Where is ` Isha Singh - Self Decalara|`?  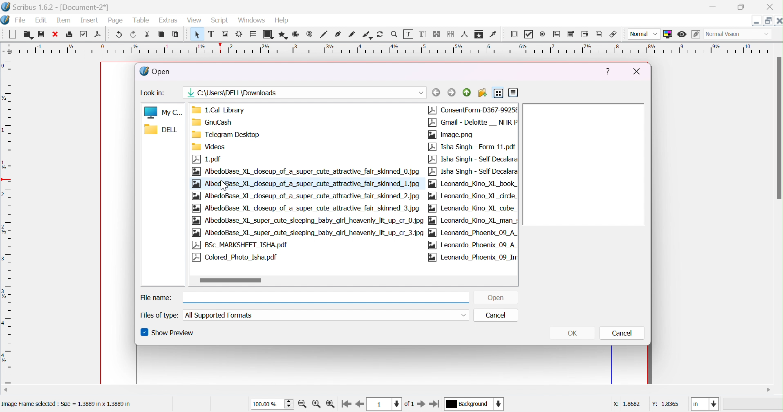
 Isha Singh - Self Decalara| is located at coordinates (473, 171).